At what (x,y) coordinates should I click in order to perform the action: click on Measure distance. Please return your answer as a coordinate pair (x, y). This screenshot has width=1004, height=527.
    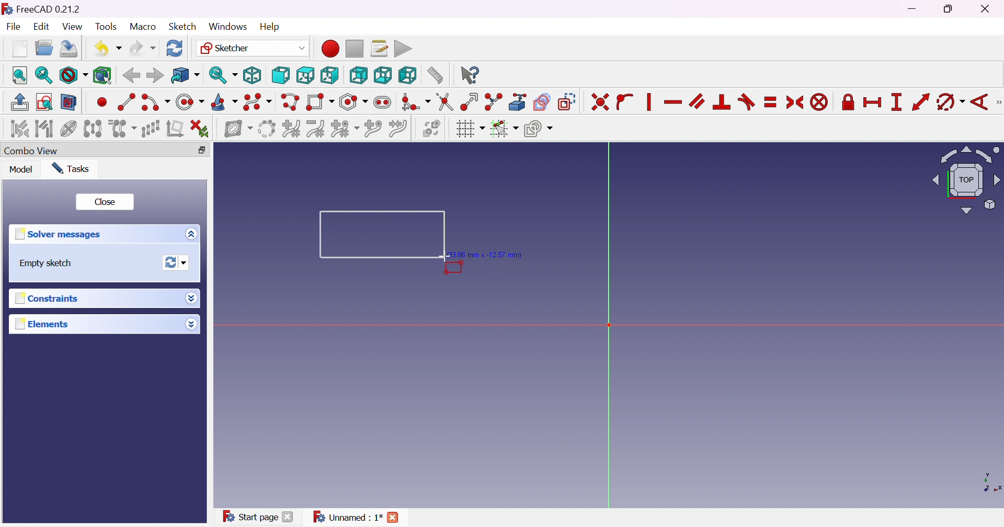
    Looking at the image, I should click on (435, 75).